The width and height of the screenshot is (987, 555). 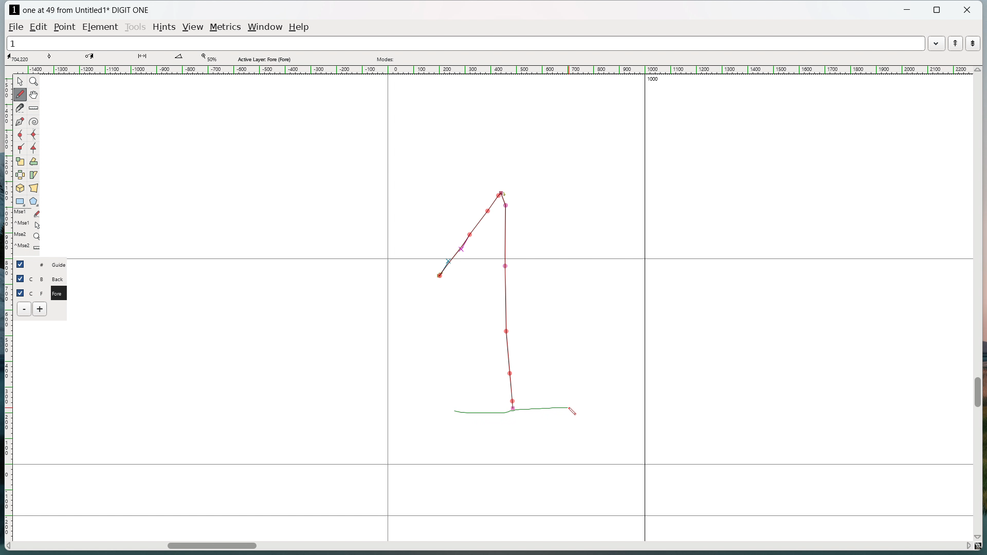 What do you see at coordinates (40, 27) in the screenshot?
I see `edit` at bounding box center [40, 27].